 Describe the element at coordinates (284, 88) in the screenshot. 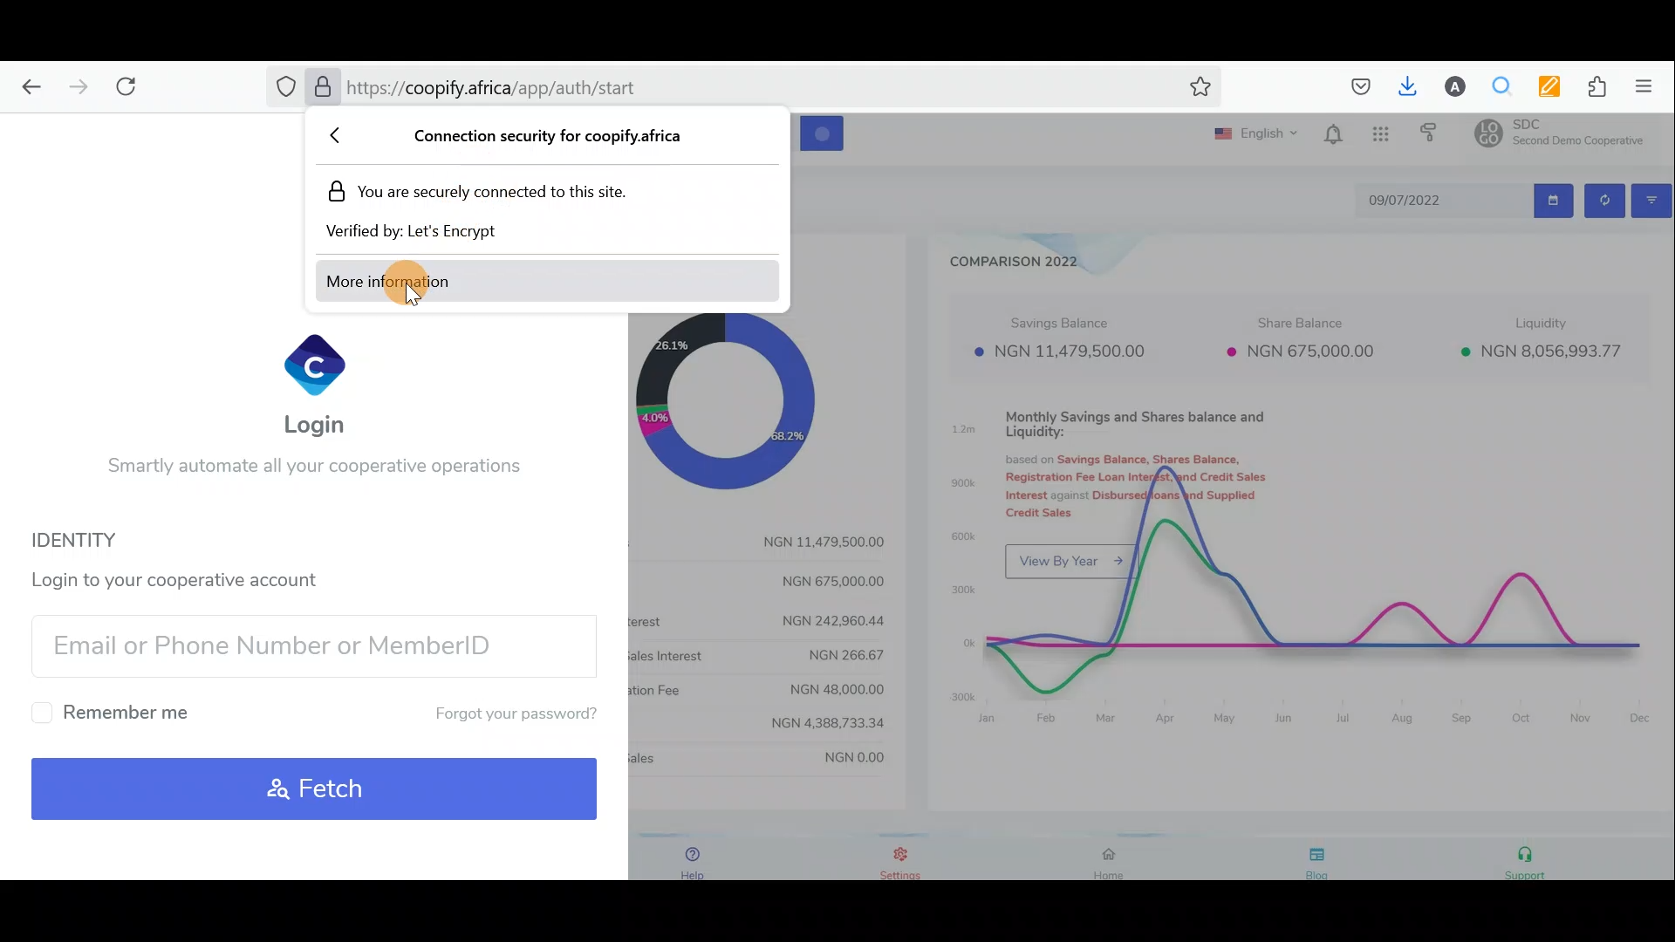

I see `No trackers detected` at that location.